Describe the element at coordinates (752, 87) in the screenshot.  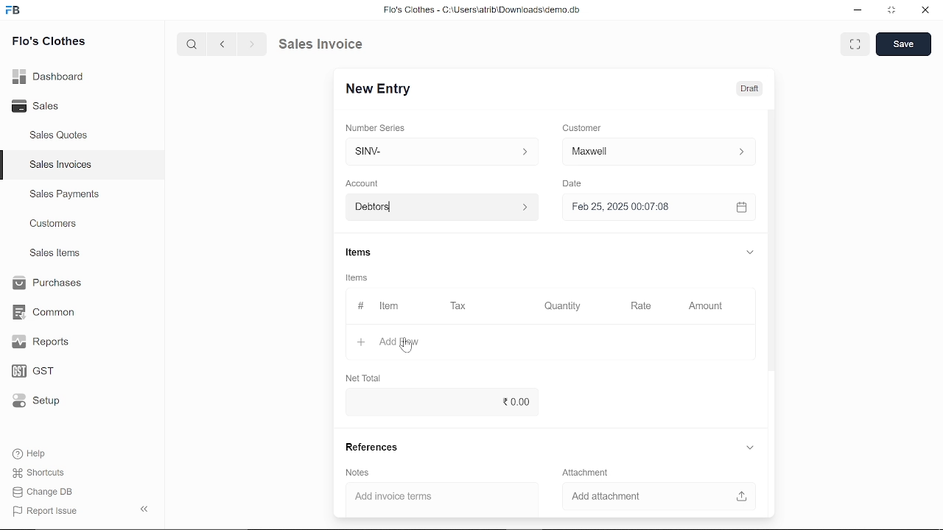
I see `Draft` at that location.